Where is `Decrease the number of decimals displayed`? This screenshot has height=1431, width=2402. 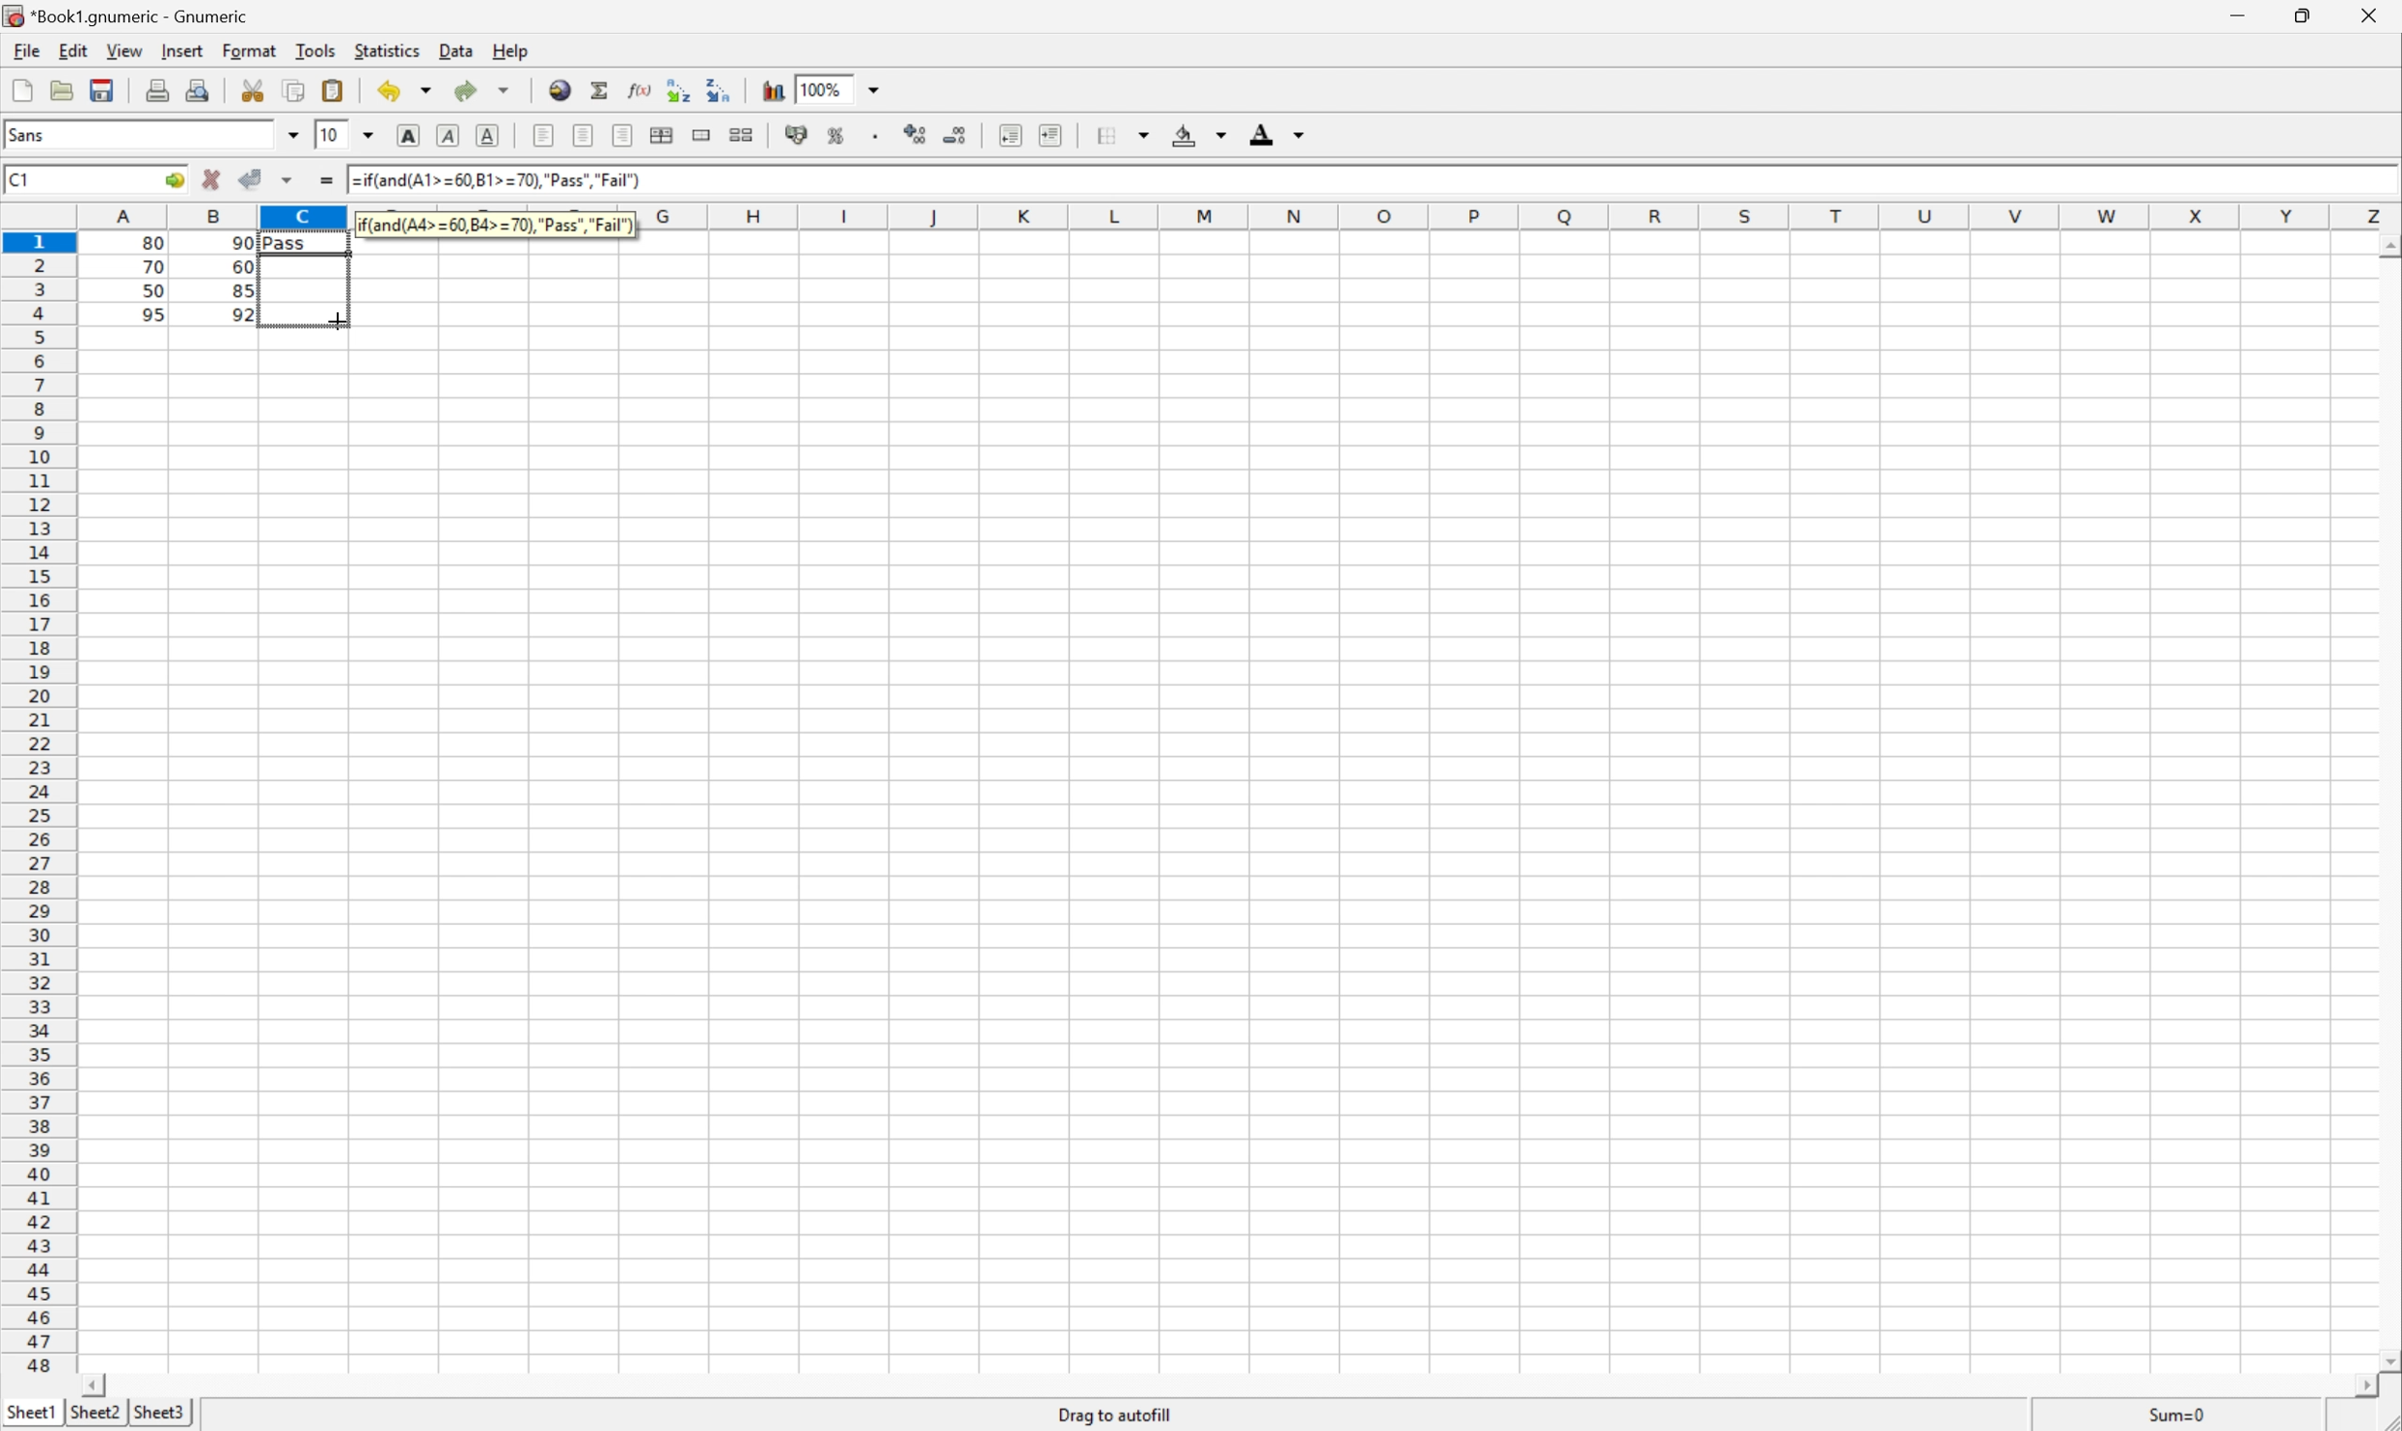 Decrease the number of decimals displayed is located at coordinates (960, 134).